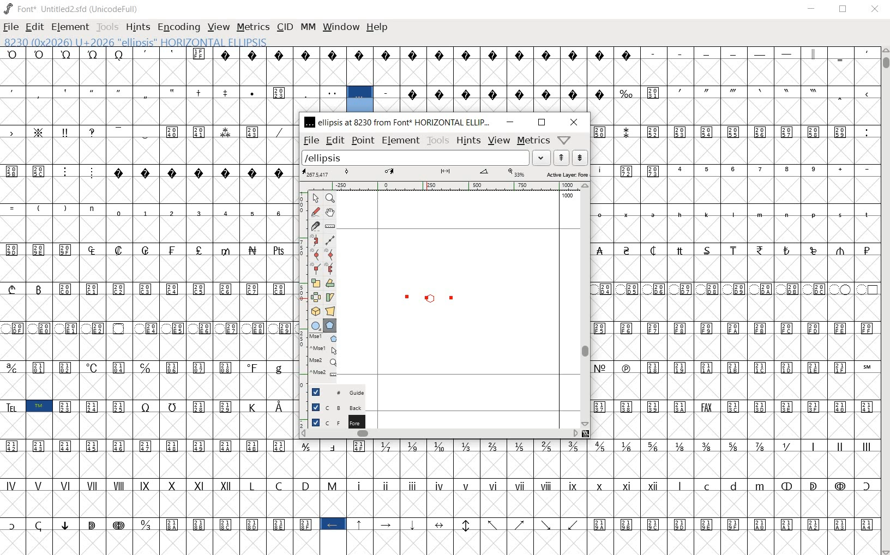 The width and height of the screenshot is (890, 555). Describe the element at coordinates (218, 28) in the screenshot. I see `VIEW` at that location.